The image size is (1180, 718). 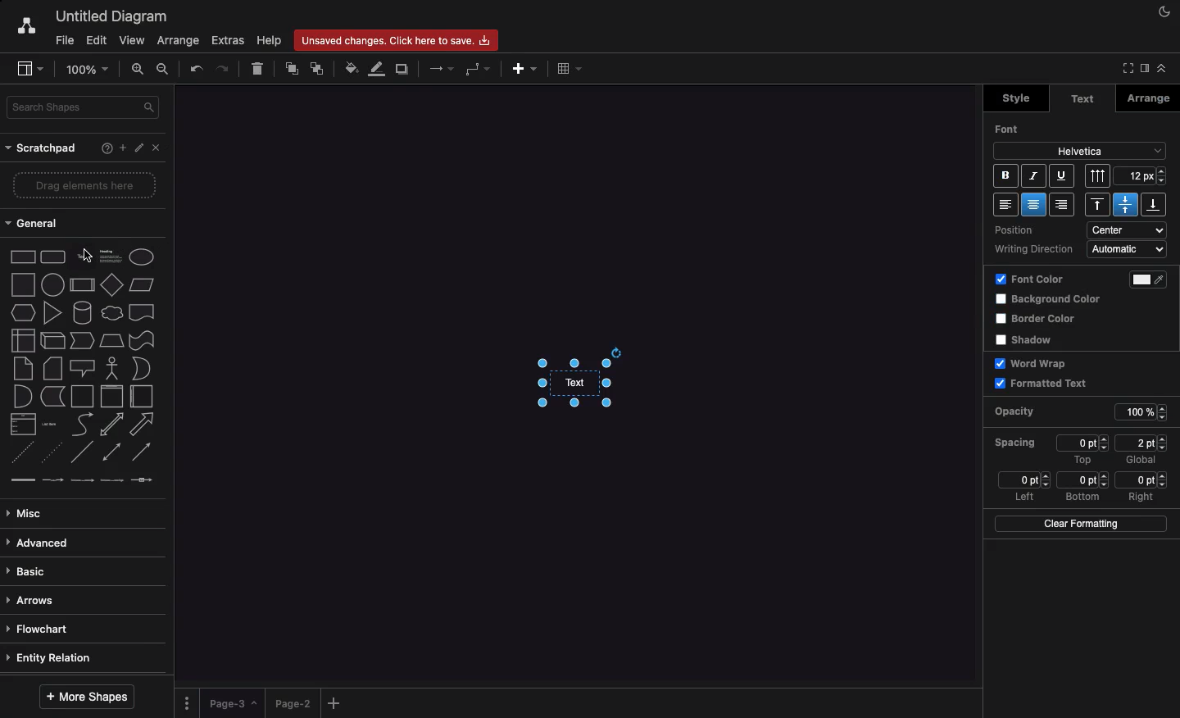 What do you see at coordinates (1023, 479) in the screenshot?
I see `0 pt` at bounding box center [1023, 479].